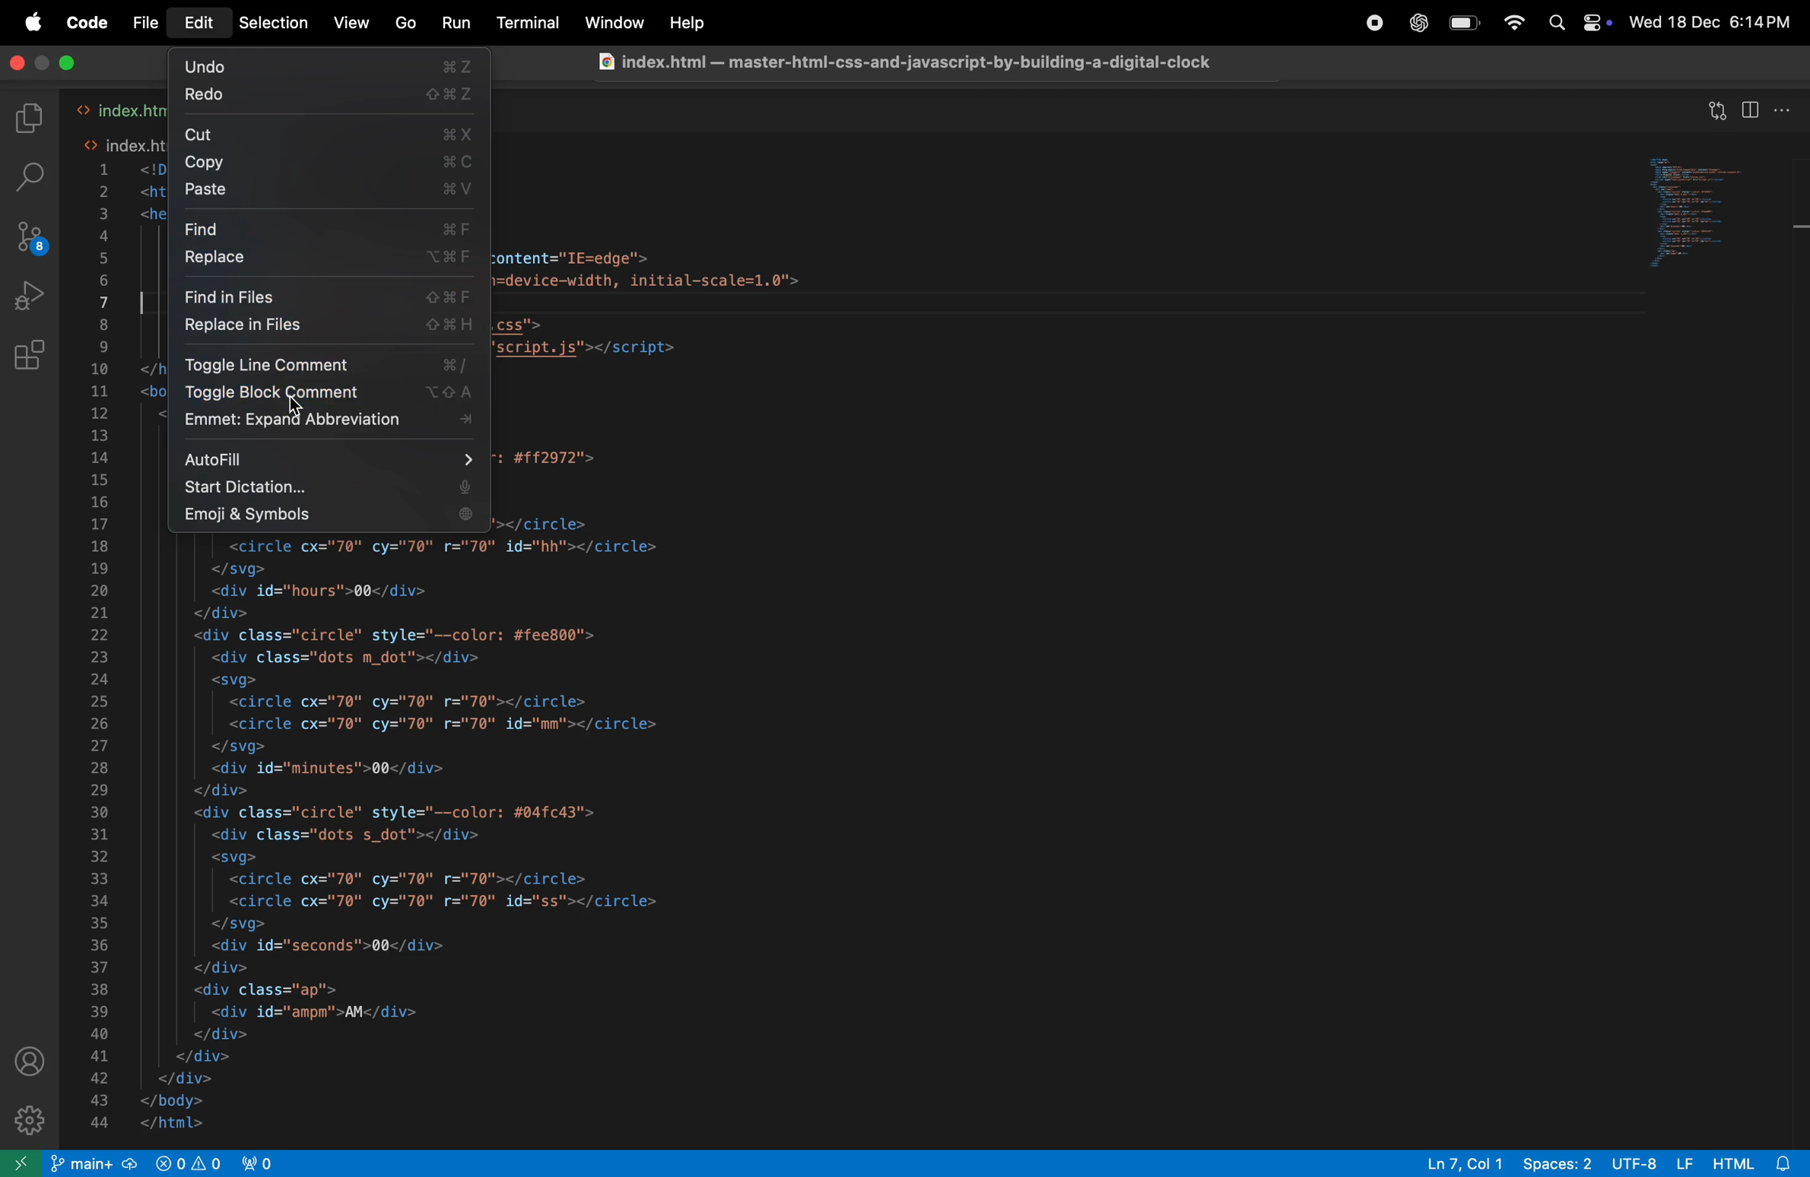 This screenshot has height=1177, width=1810. What do you see at coordinates (1581, 24) in the screenshot?
I see `apple widgets` at bounding box center [1581, 24].